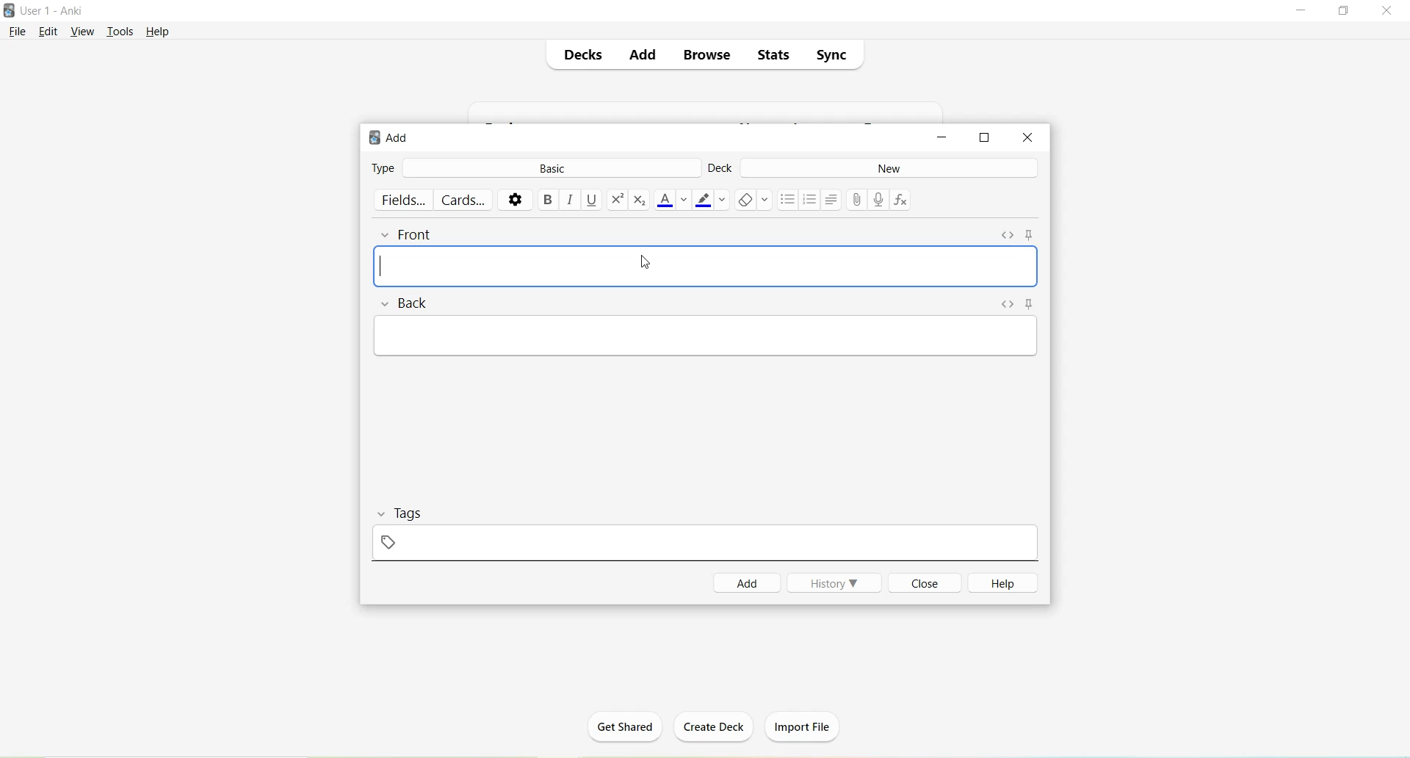  What do you see at coordinates (120, 32) in the screenshot?
I see `Tools` at bounding box center [120, 32].